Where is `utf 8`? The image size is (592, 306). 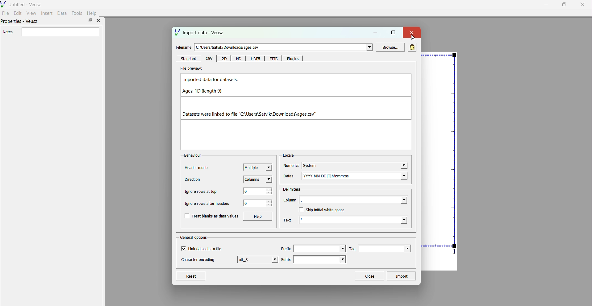 utf 8 is located at coordinates (258, 259).